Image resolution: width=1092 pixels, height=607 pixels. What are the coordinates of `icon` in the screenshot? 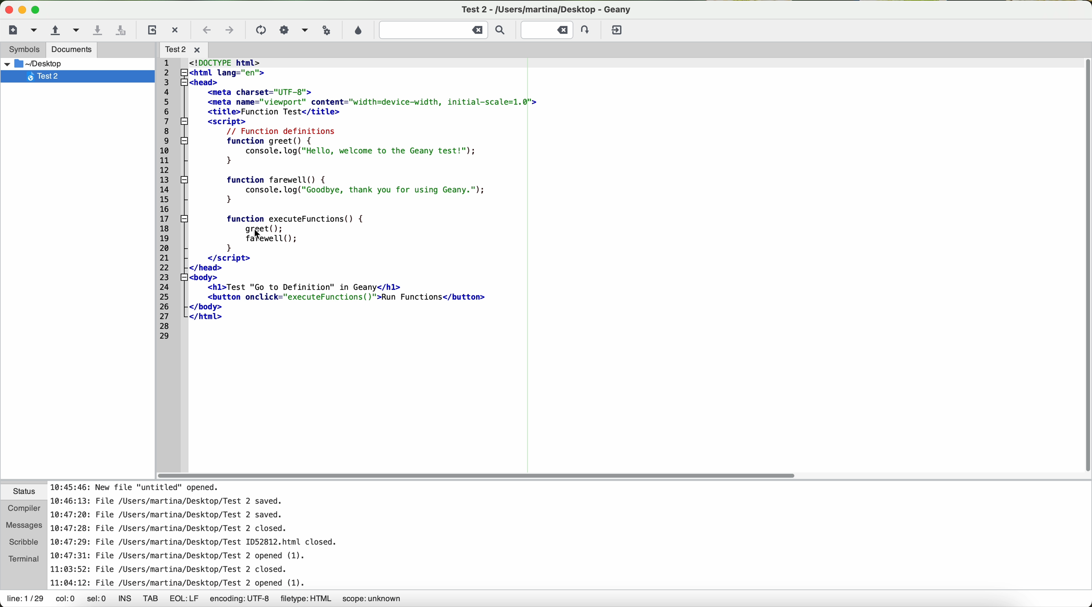 It's located at (304, 31).